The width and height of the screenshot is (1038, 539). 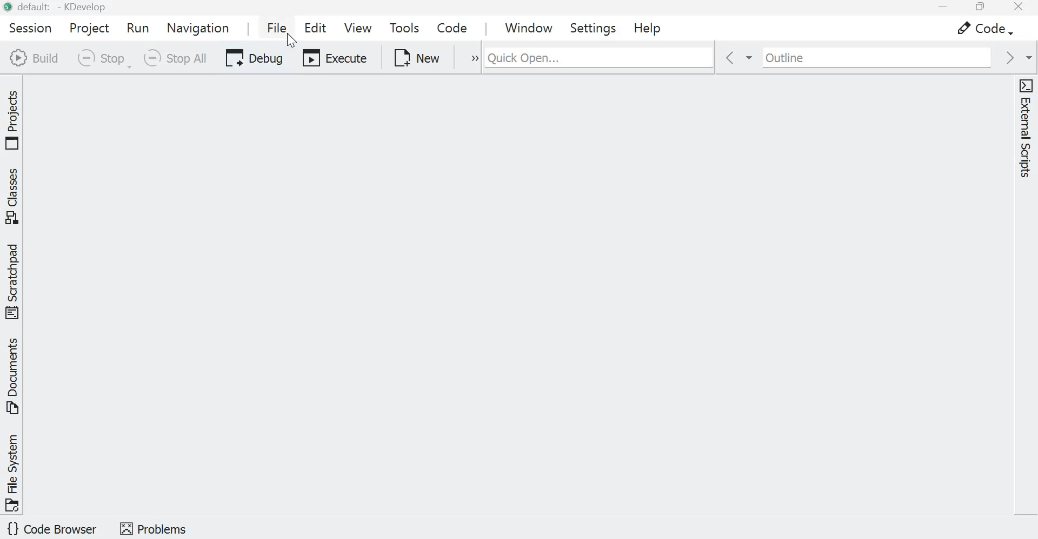 I want to click on Search for files, classes, functions and more, allowing you to quickly navigate in your source code, so click(x=673, y=56).